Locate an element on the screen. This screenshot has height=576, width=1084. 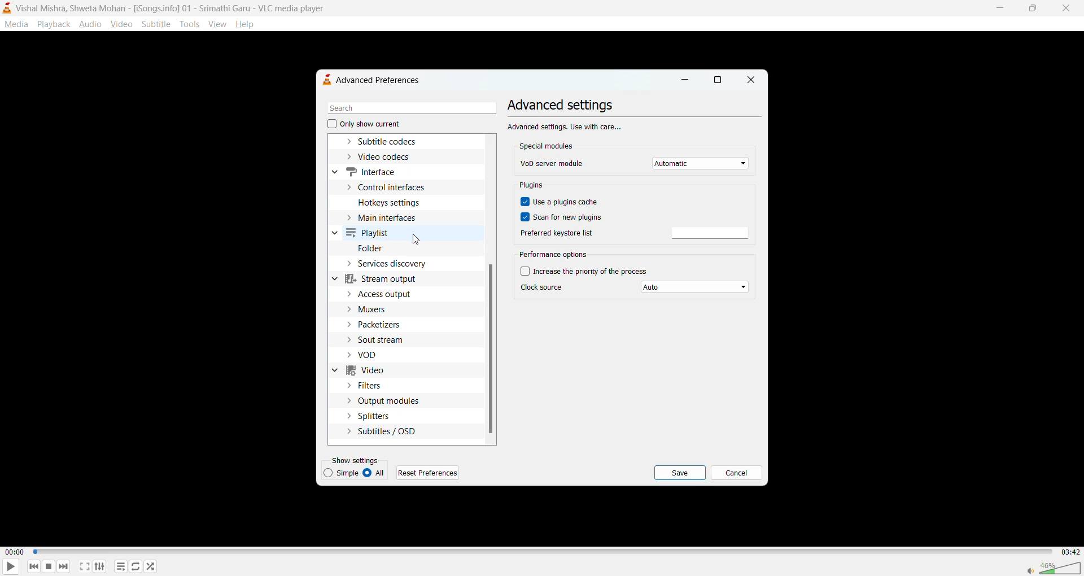
folder is located at coordinates (373, 249).